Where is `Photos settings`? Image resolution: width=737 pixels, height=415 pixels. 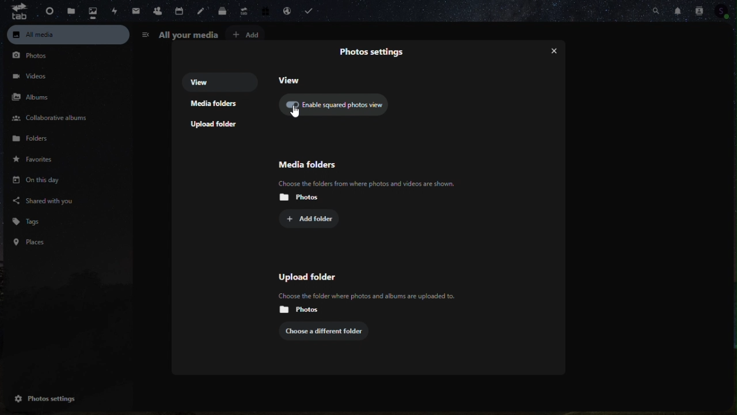
Photos settings is located at coordinates (54, 398).